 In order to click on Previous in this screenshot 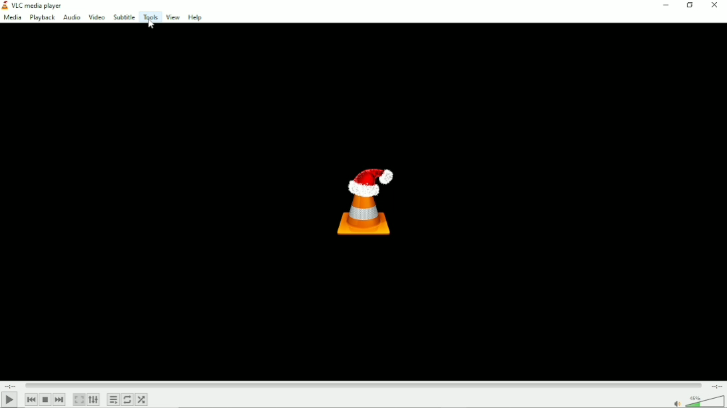, I will do `click(31, 400)`.